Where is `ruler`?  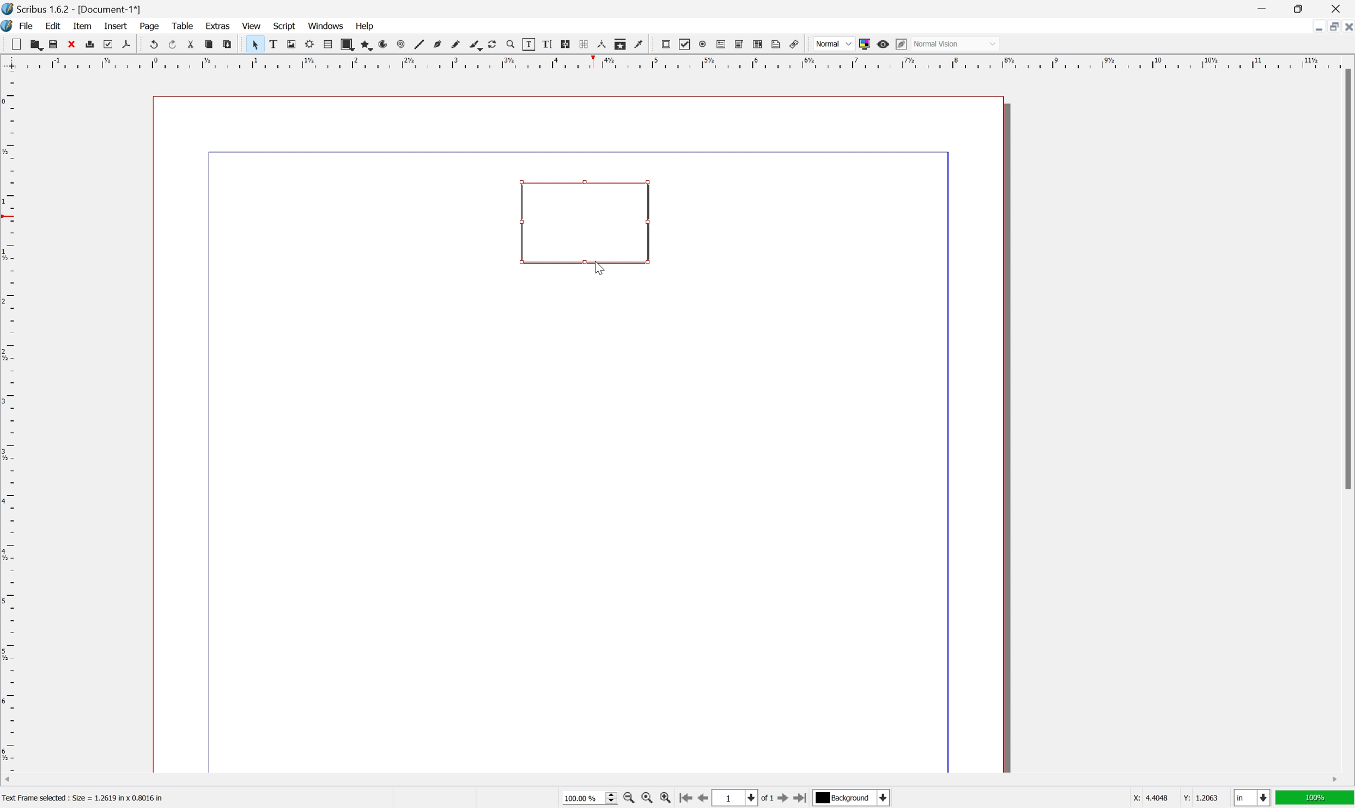 ruler is located at coordinates (674, 62).